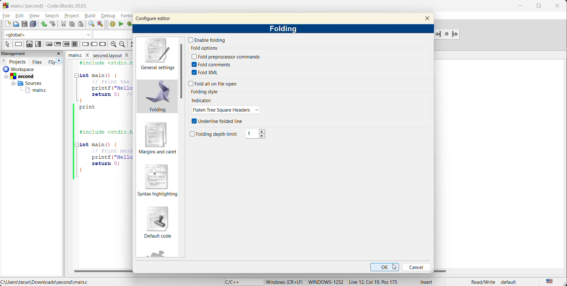 The width and height of the screenshot is (567, 286). I want to click on previous, so click(3, 61).